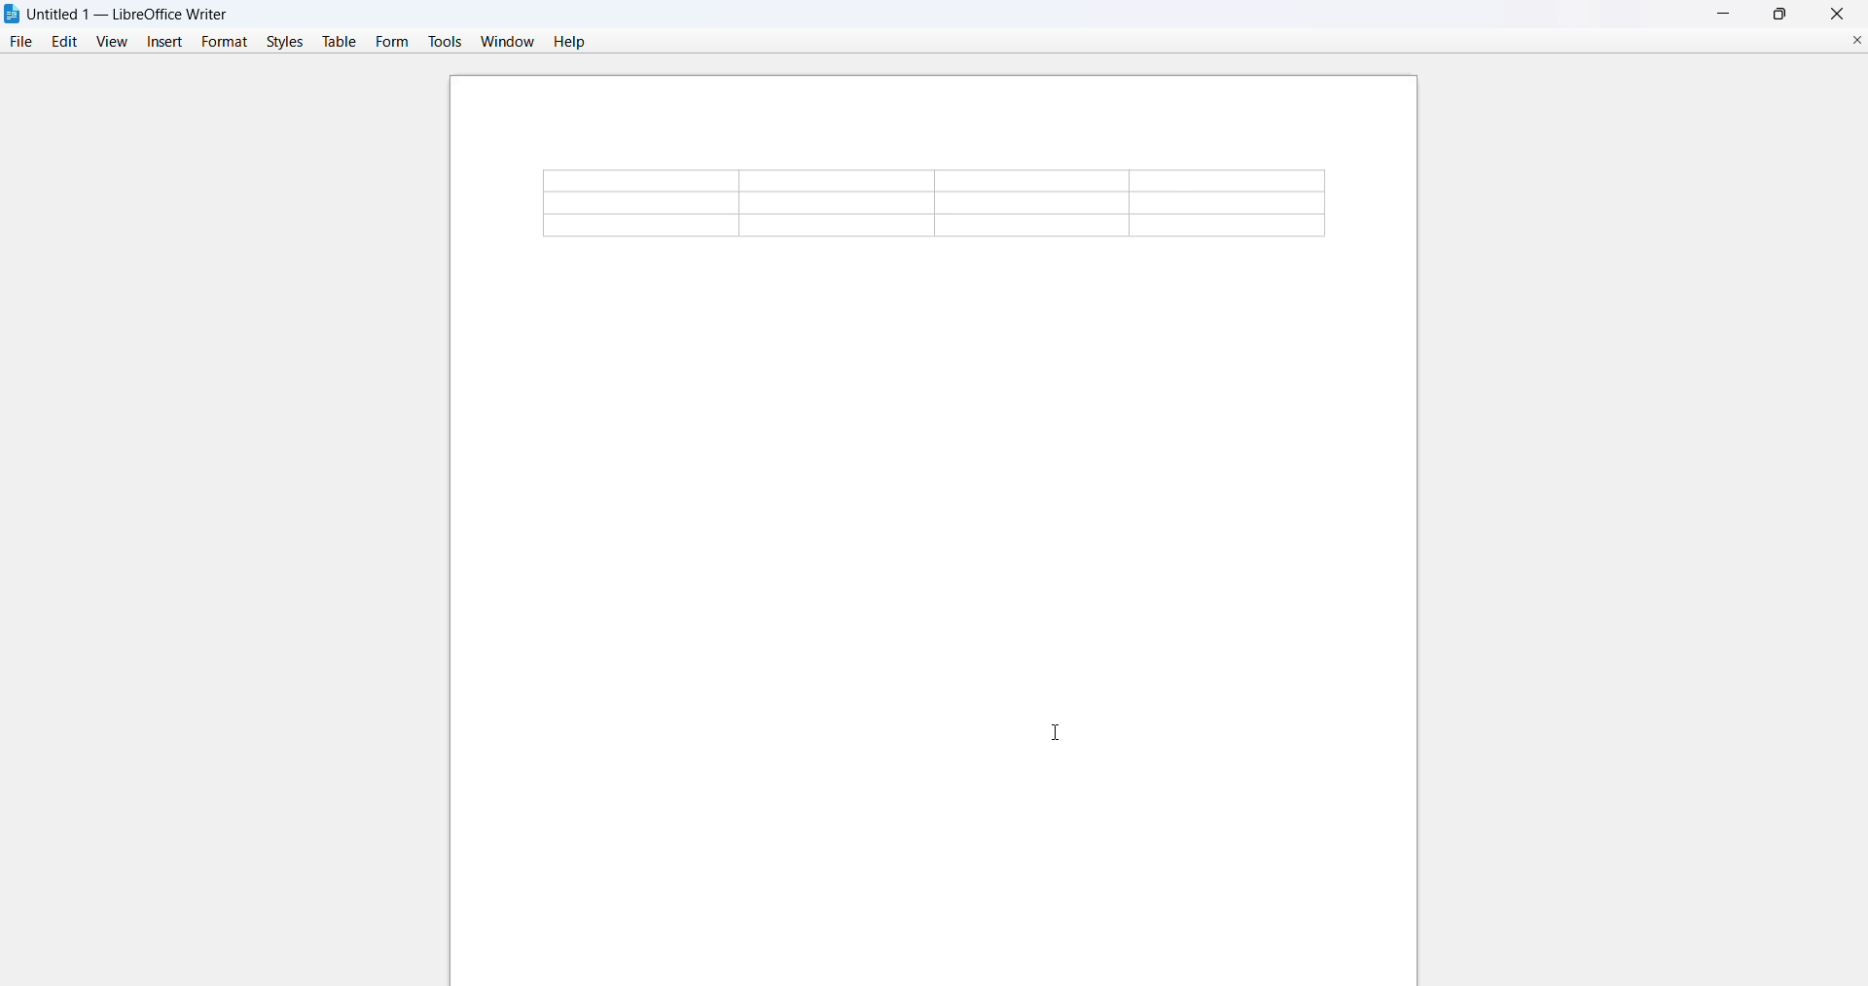  I want to click on format, so click(221, 40).